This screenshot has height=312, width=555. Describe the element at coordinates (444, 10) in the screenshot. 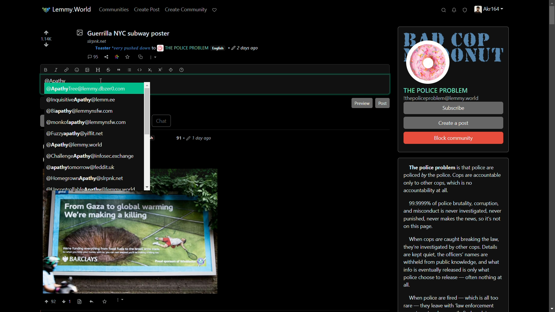

I see `search` at that location.